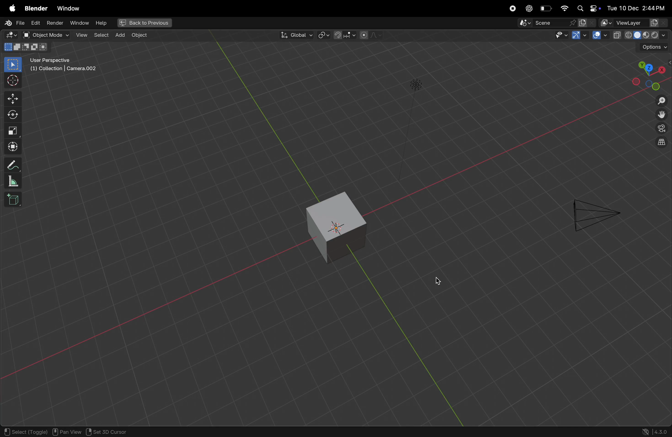  I want to click on battery, so click(546, 8).